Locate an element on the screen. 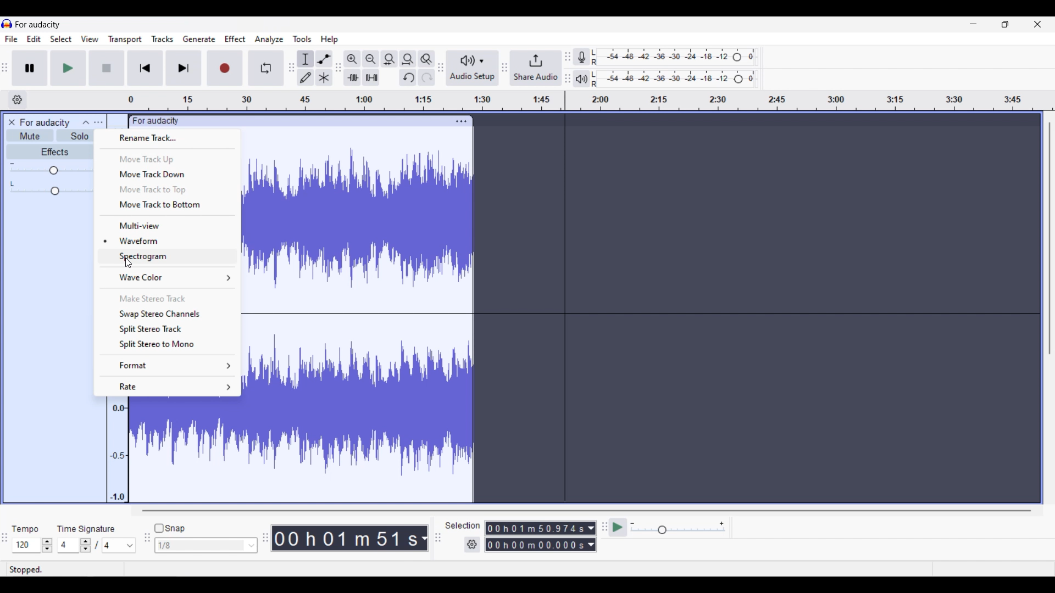 The width and height of the screenshot is (1055, 593). Fit selection to width is located at coordinates (389, 59).